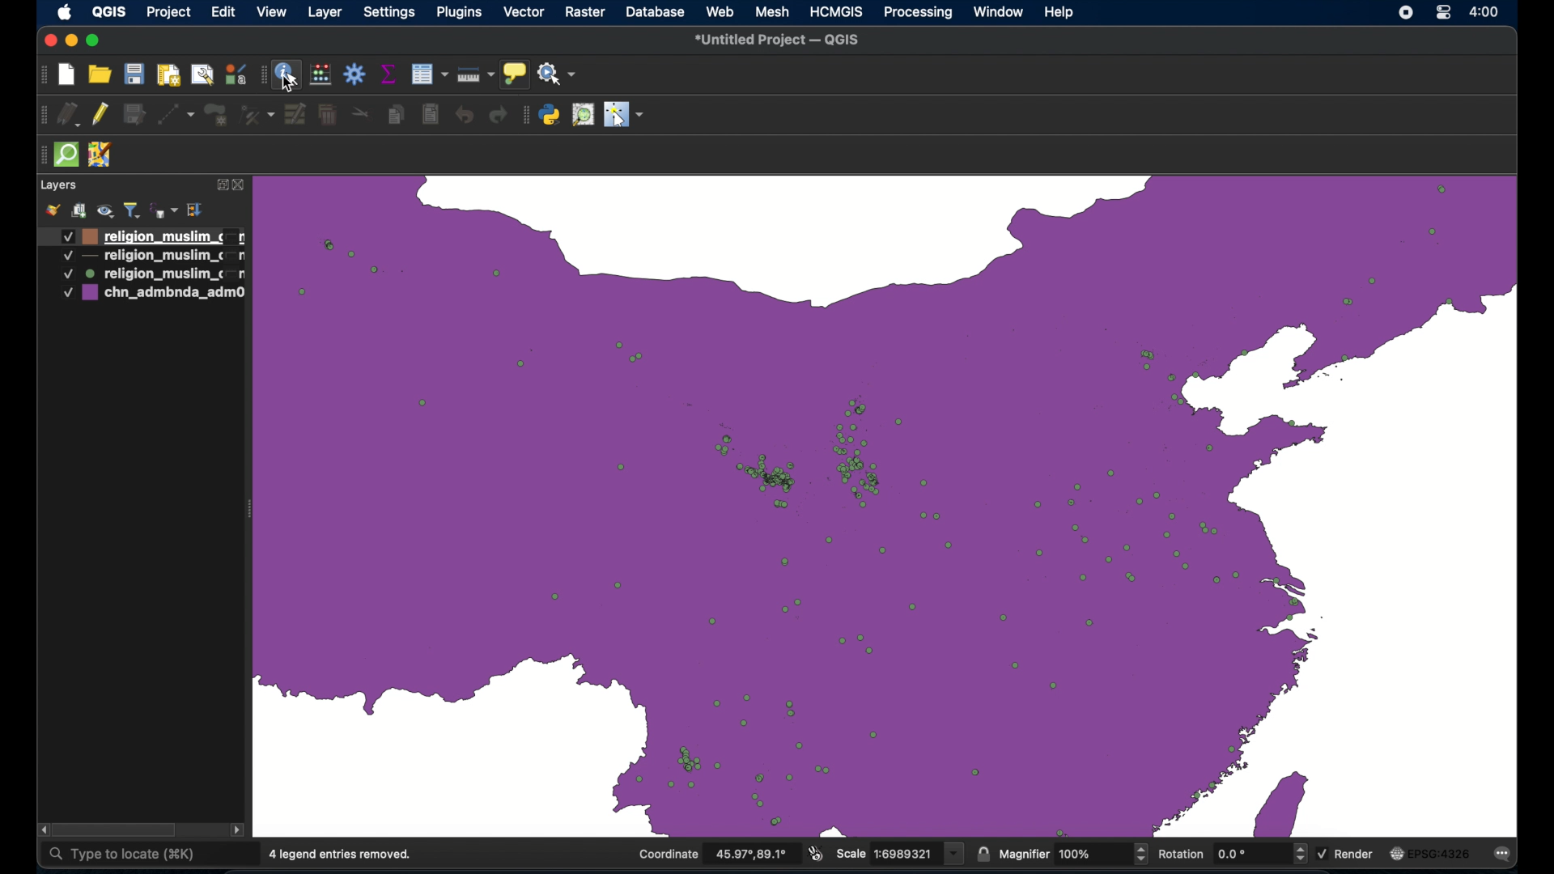 The image size is (1554, 874). I want to click on magnifier, so click(1072, 855).